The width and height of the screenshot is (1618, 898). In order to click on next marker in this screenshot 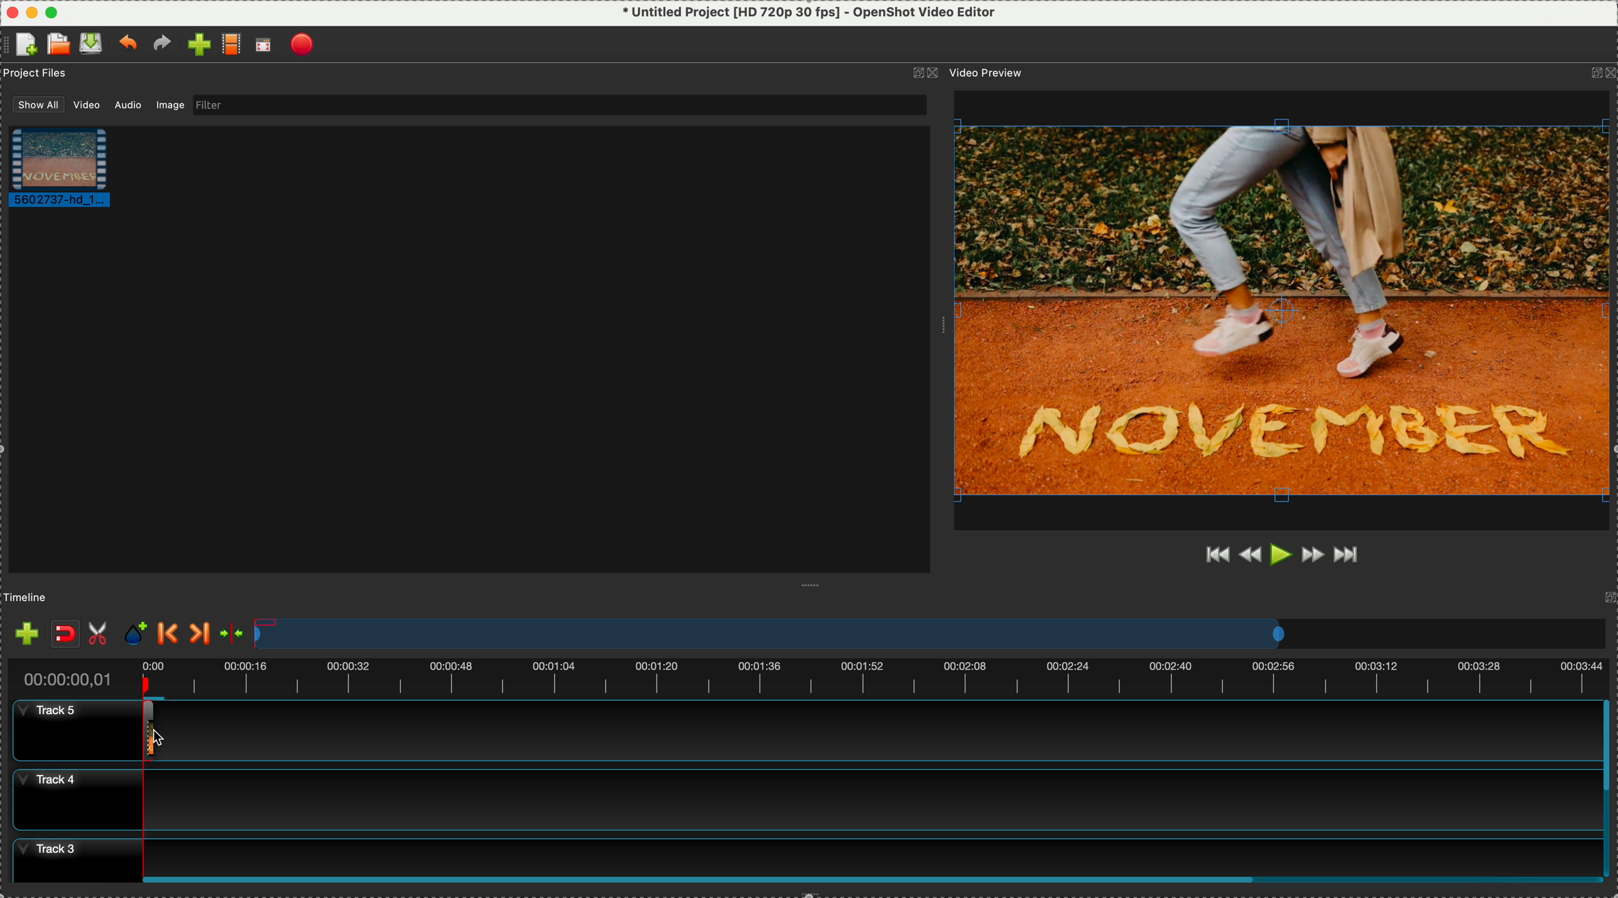, I will do `click(201, 633)`.